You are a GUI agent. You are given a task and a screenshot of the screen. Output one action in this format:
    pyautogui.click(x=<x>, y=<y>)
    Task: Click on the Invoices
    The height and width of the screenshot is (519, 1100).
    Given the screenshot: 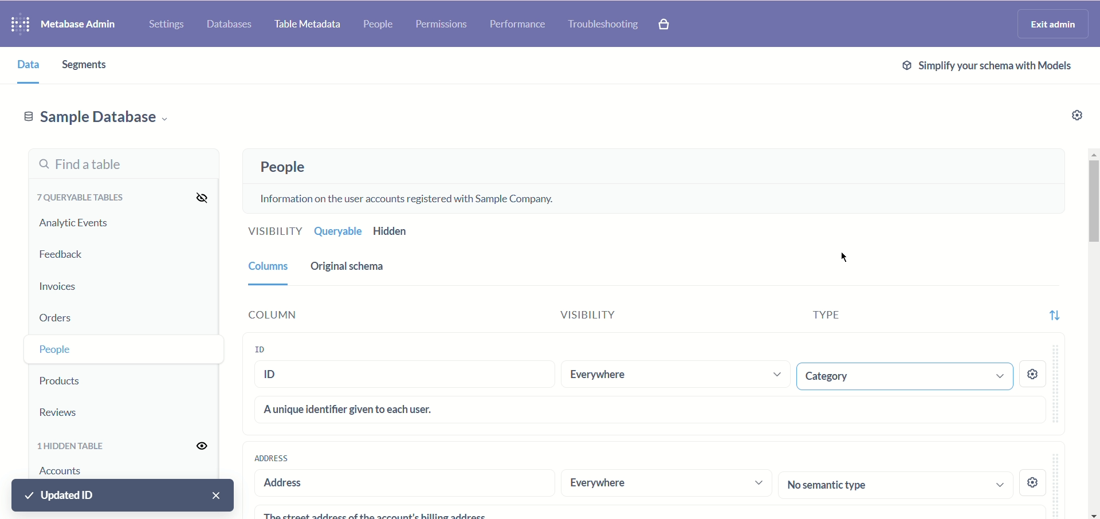 What is the action you would take?
    pyautogui.click(x=73, y=284)
    